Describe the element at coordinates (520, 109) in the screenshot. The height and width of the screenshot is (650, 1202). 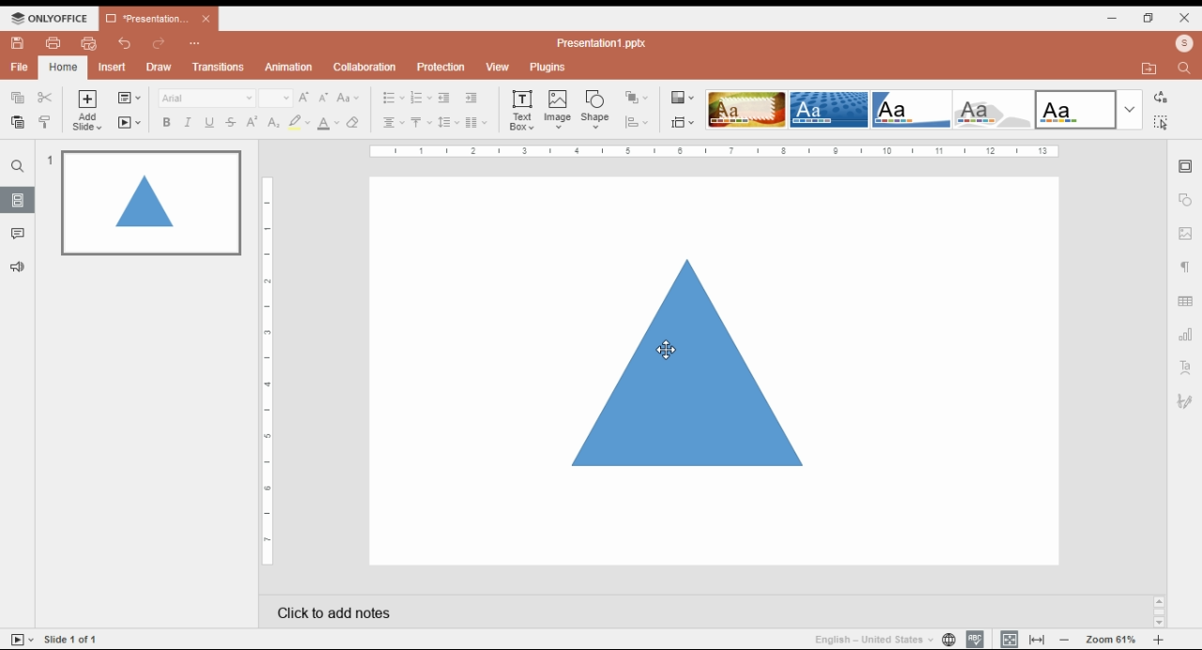
I see `text box` at that location.